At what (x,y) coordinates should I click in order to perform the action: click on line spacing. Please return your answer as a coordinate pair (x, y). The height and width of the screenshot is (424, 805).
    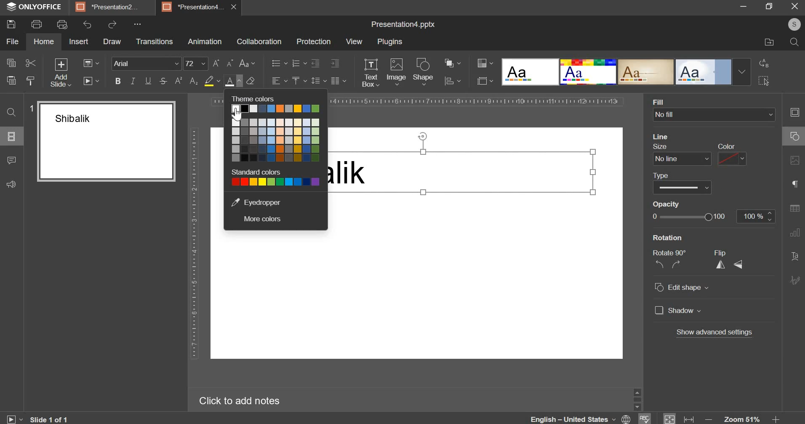
    Looking at the image, I should click on (319, 81).